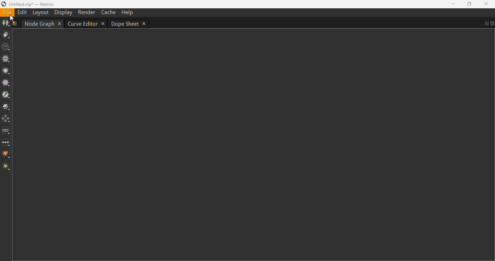 The height and width of the screenshot is (261, 495). What do you see at coordinates (60, 24) in the screenshot?
I see `close tab` at bounding box center [60, 24].